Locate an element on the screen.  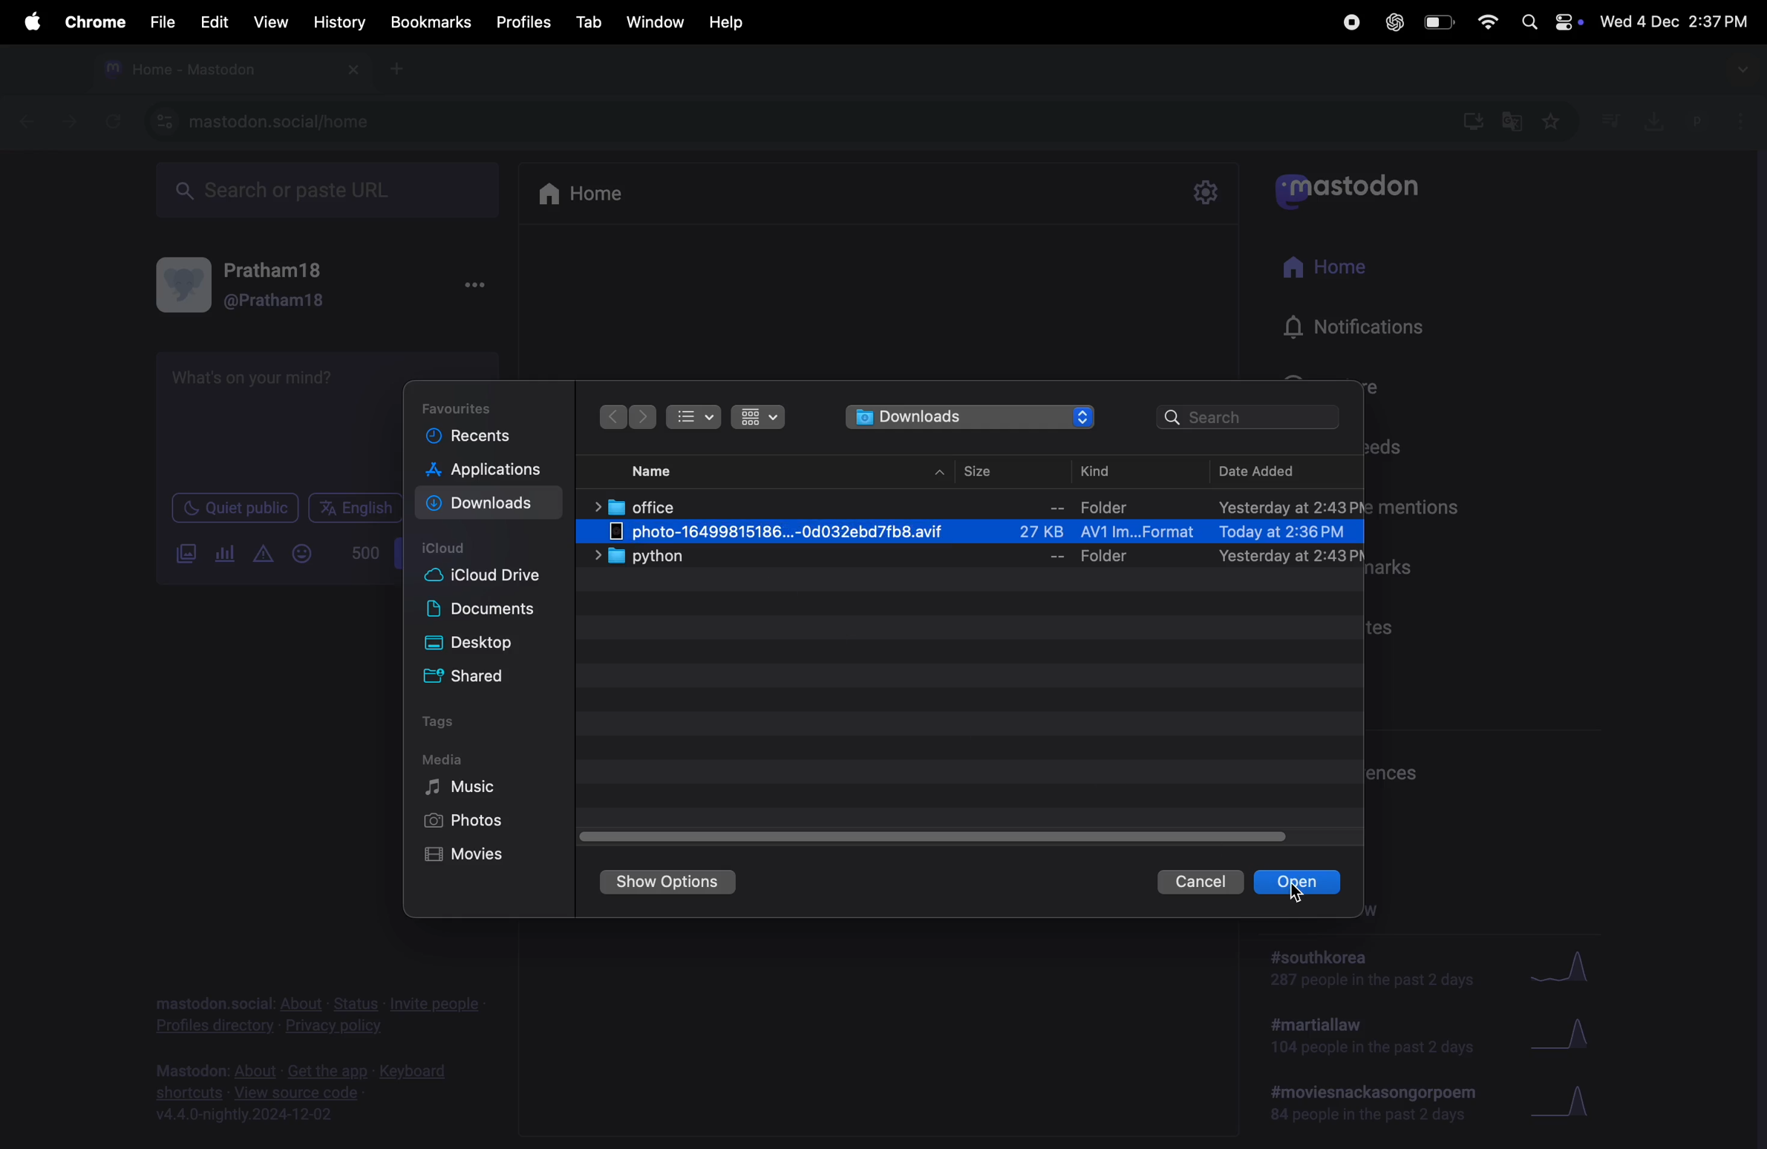
downloads is located at coordinates (973, 418).